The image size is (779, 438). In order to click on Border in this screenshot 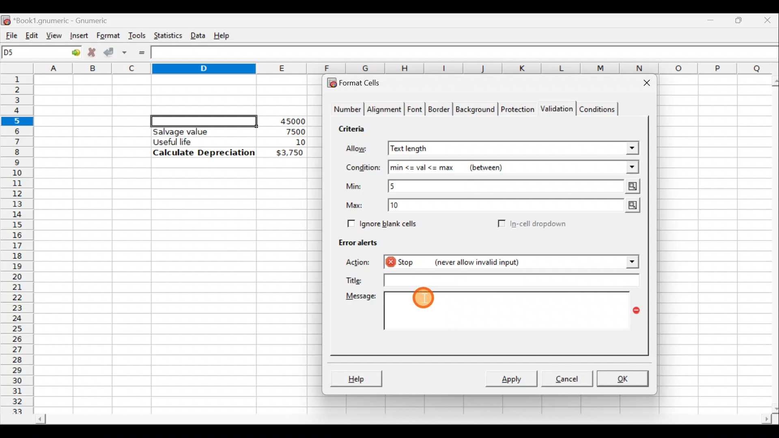, I will do `click(440, 111)`.